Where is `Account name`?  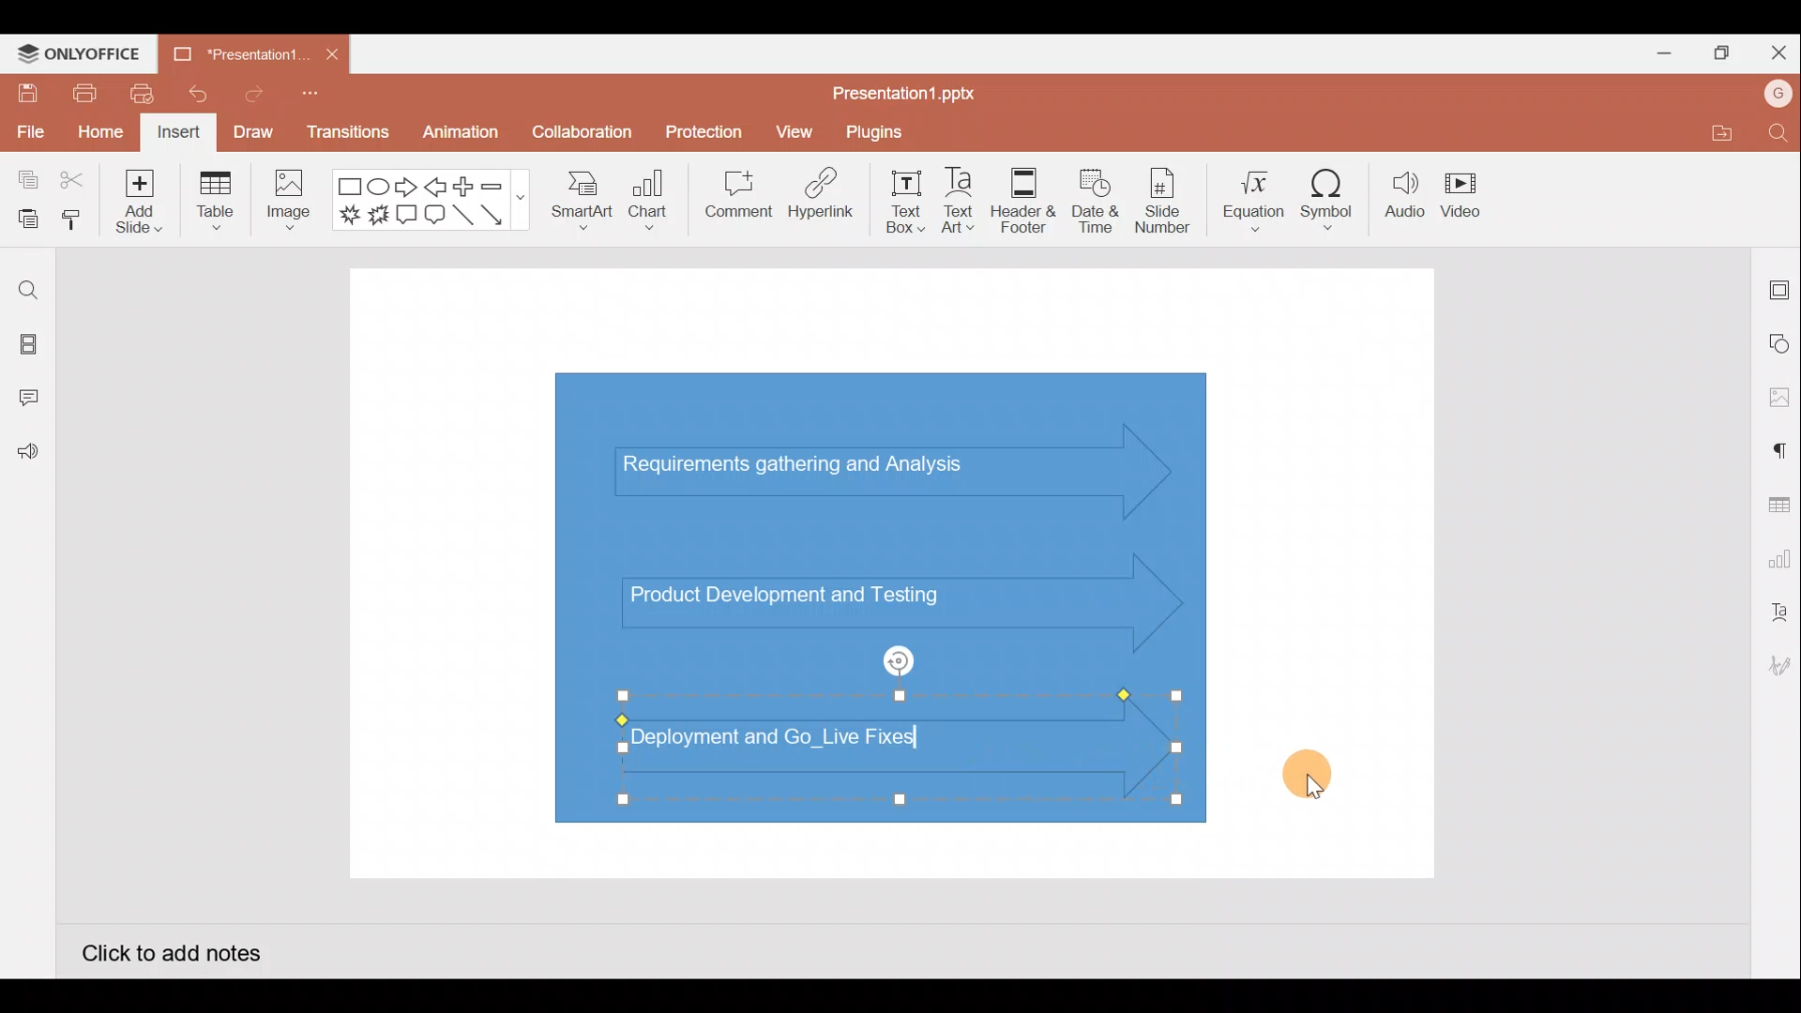
Account name is located at coordinates (1778, 94).